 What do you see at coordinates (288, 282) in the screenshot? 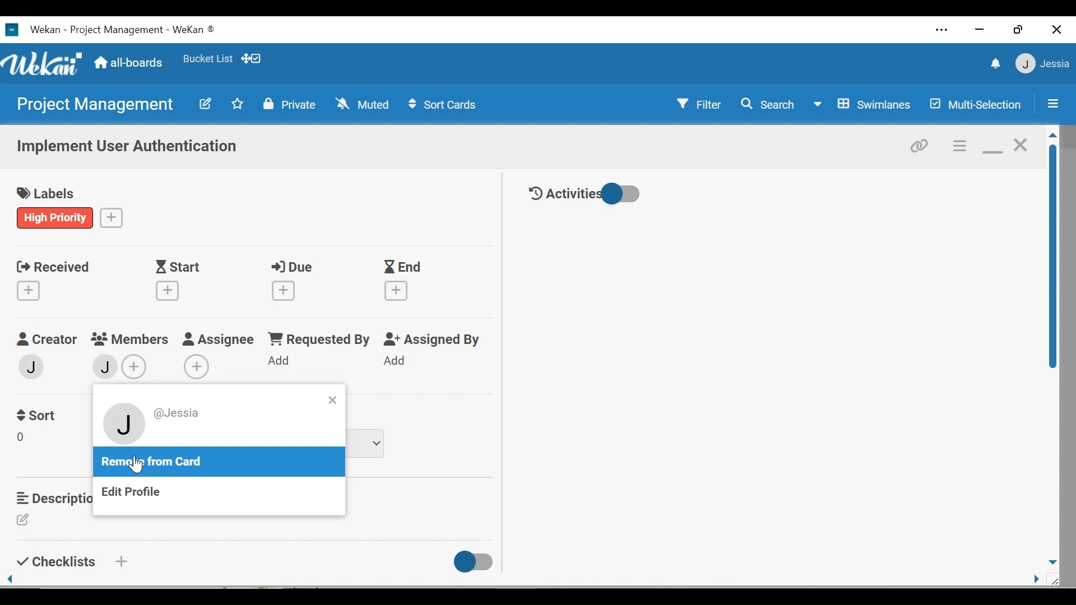
I see ` Due` at bounding box center [288, 282].